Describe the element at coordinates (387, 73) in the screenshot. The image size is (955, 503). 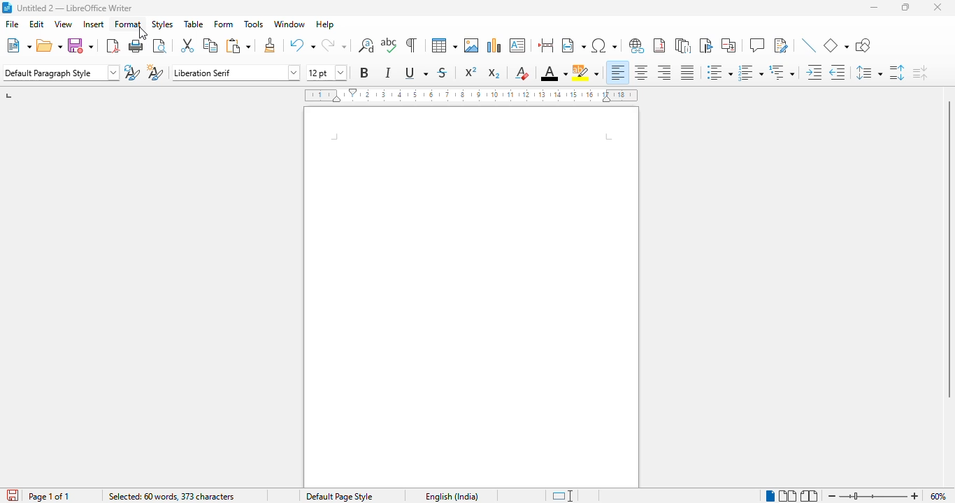
I see `italic` at that location.